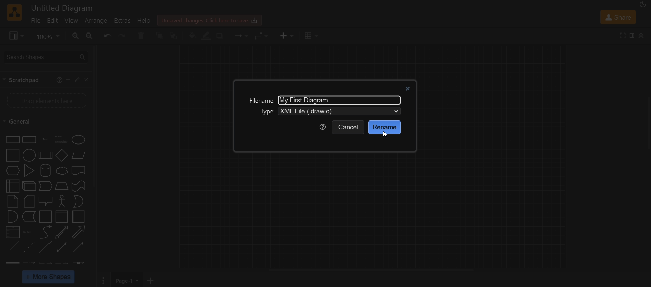 The height and width of the screenshot is (287, 651). Describe the element at coordinates (96, 21) in the screenshot. I see `arrange` at that location.